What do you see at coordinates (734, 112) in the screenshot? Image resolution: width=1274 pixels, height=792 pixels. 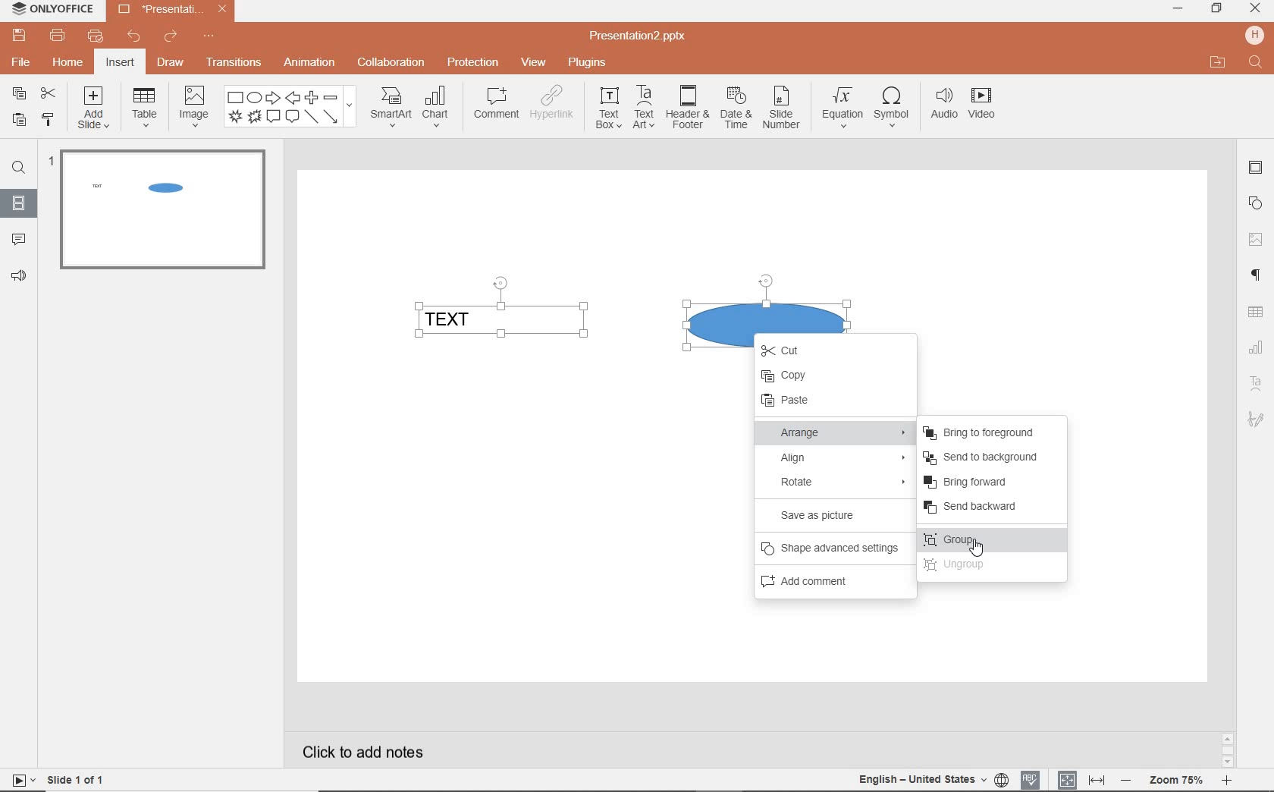 I see `date & time` at bounding box center [734, 112].